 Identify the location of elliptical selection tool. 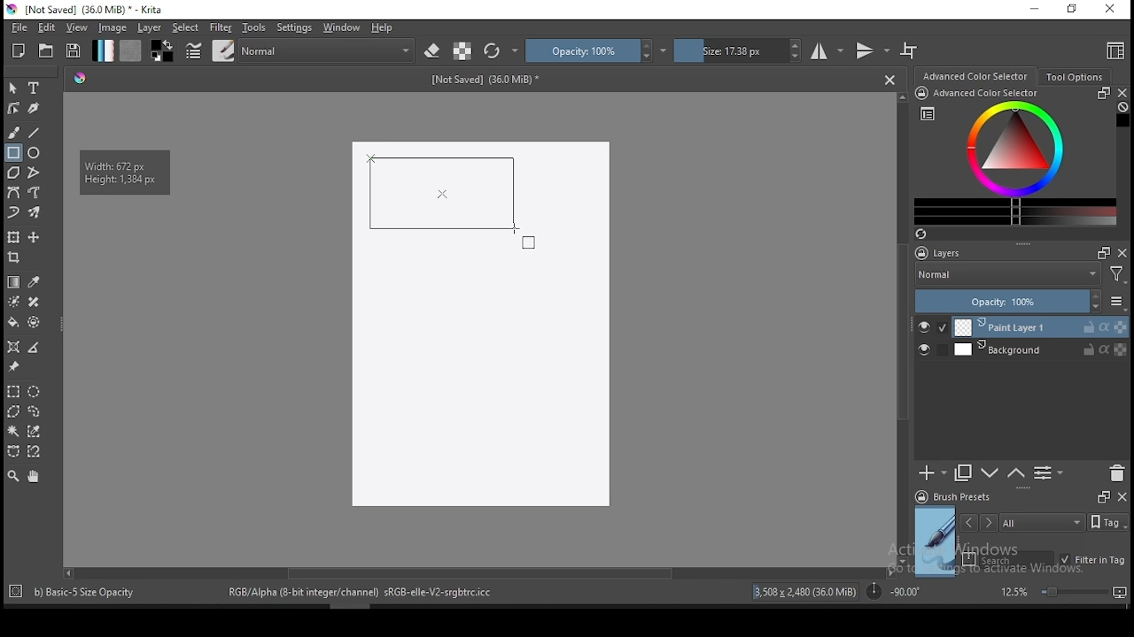
(34, 392).